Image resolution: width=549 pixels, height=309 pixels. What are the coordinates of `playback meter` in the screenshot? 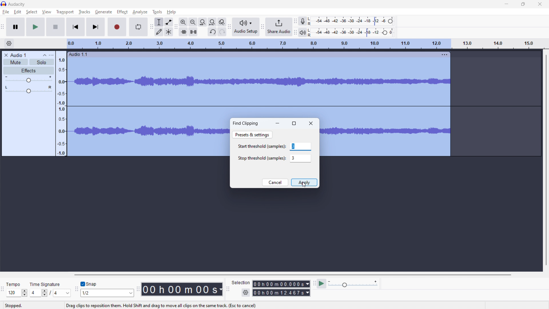 It's located at (303, 32).